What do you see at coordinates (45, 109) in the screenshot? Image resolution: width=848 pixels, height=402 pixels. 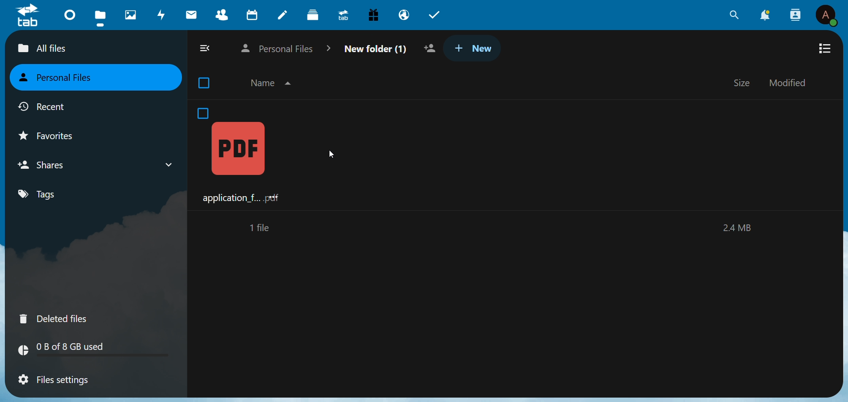 I see `recent` at bounding box center [45, 109].